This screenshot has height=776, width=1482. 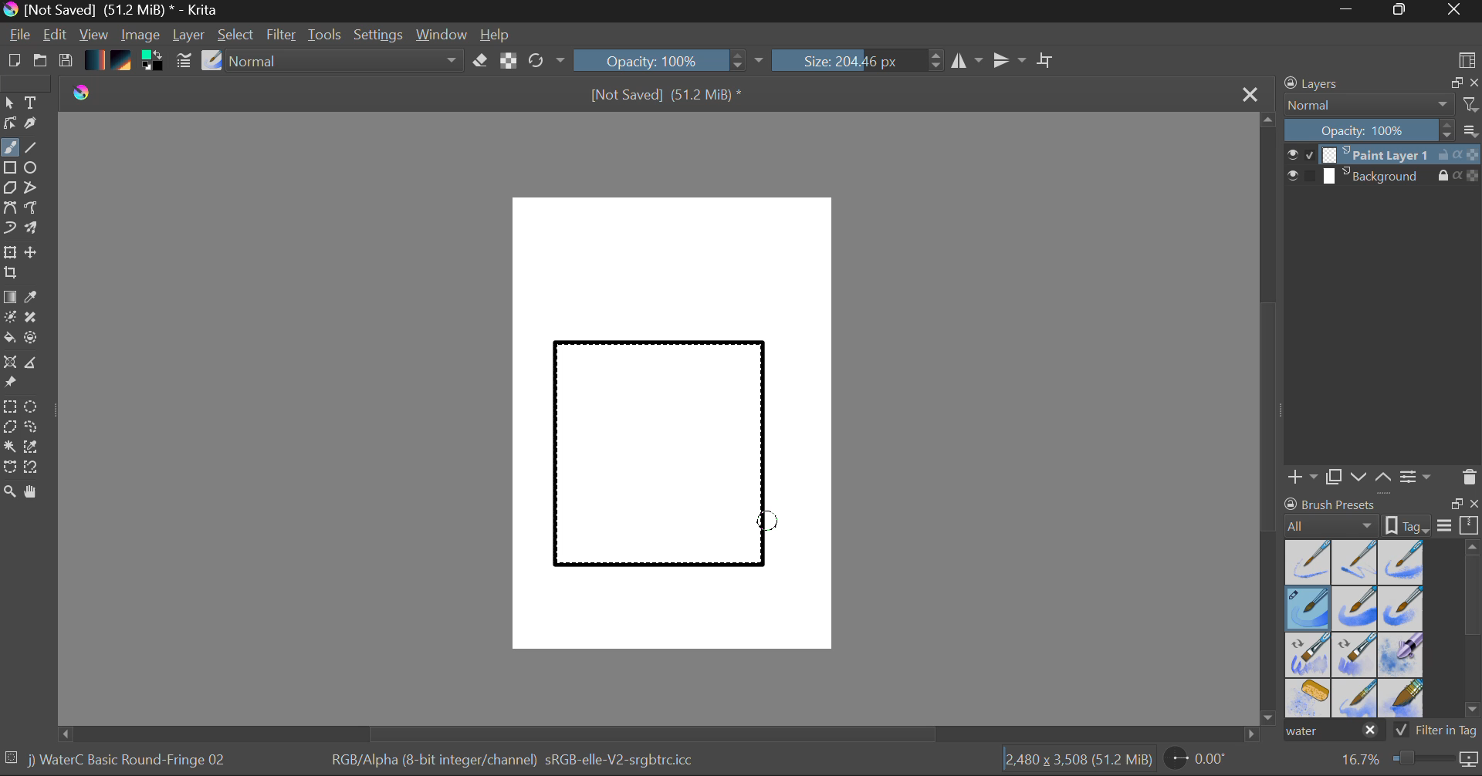 What do you see at coordinates (1355, 609) in the screenshot?
I see `Water C - Grain` at bounding box center [1355, 609].